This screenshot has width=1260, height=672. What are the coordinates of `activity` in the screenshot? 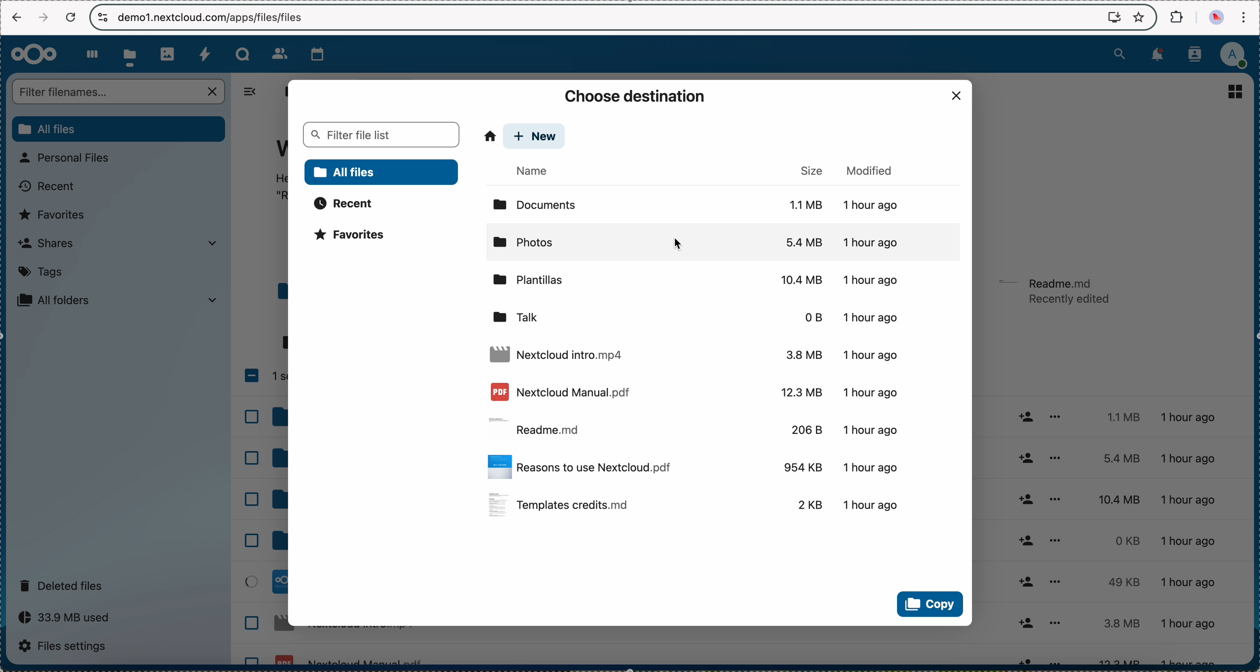 It's located at (204, 52).